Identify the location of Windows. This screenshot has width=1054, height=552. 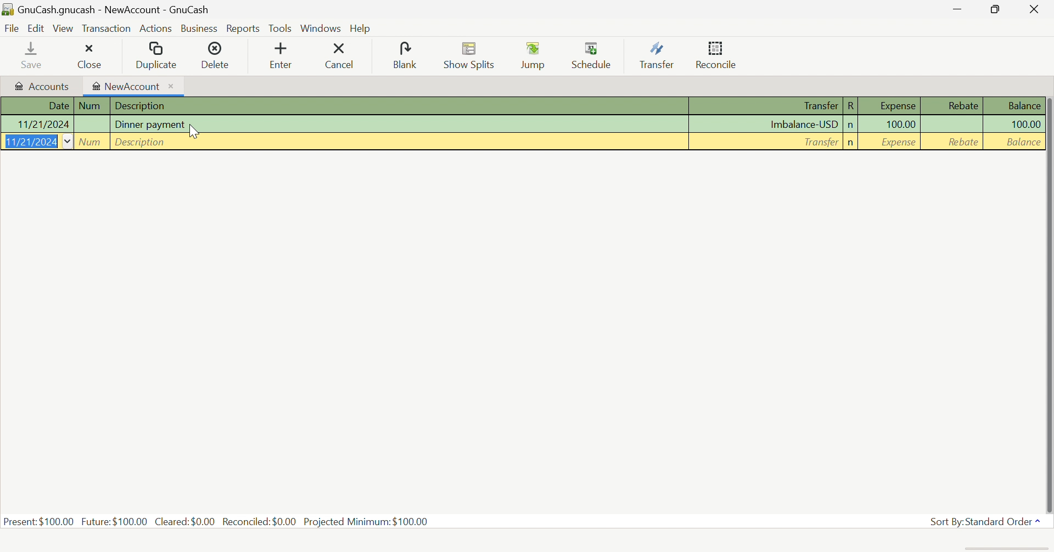
(322, 28).